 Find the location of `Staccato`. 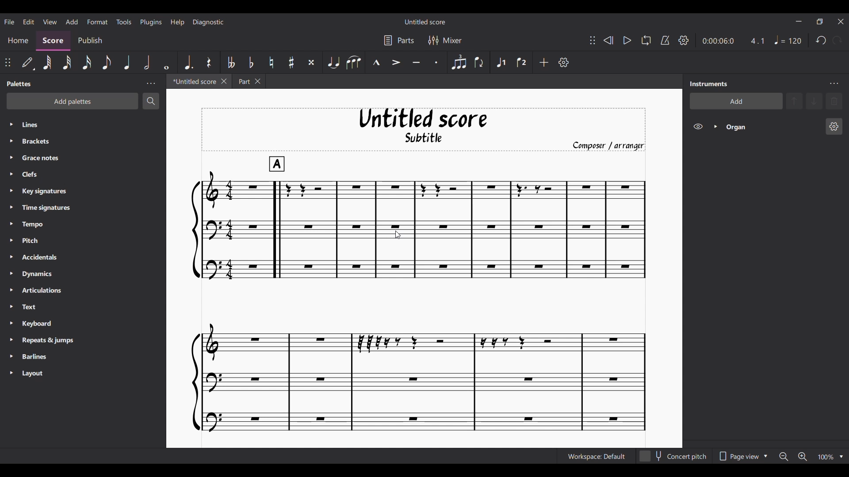

Staccato is located at coordinates (436, 63).